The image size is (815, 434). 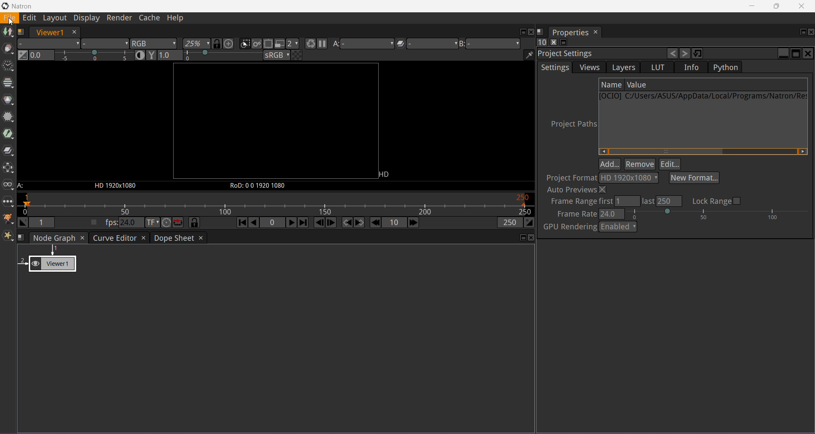 What do you see at coordinates (257, 186) in the screenshot?
I see `Region of definition of the displayed image` at bounding box center [257, 186].